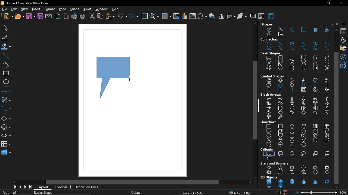  What do you see at coordinates (61, 187) in the screenshot?
I see `controls` at bounding box center [61, 187].